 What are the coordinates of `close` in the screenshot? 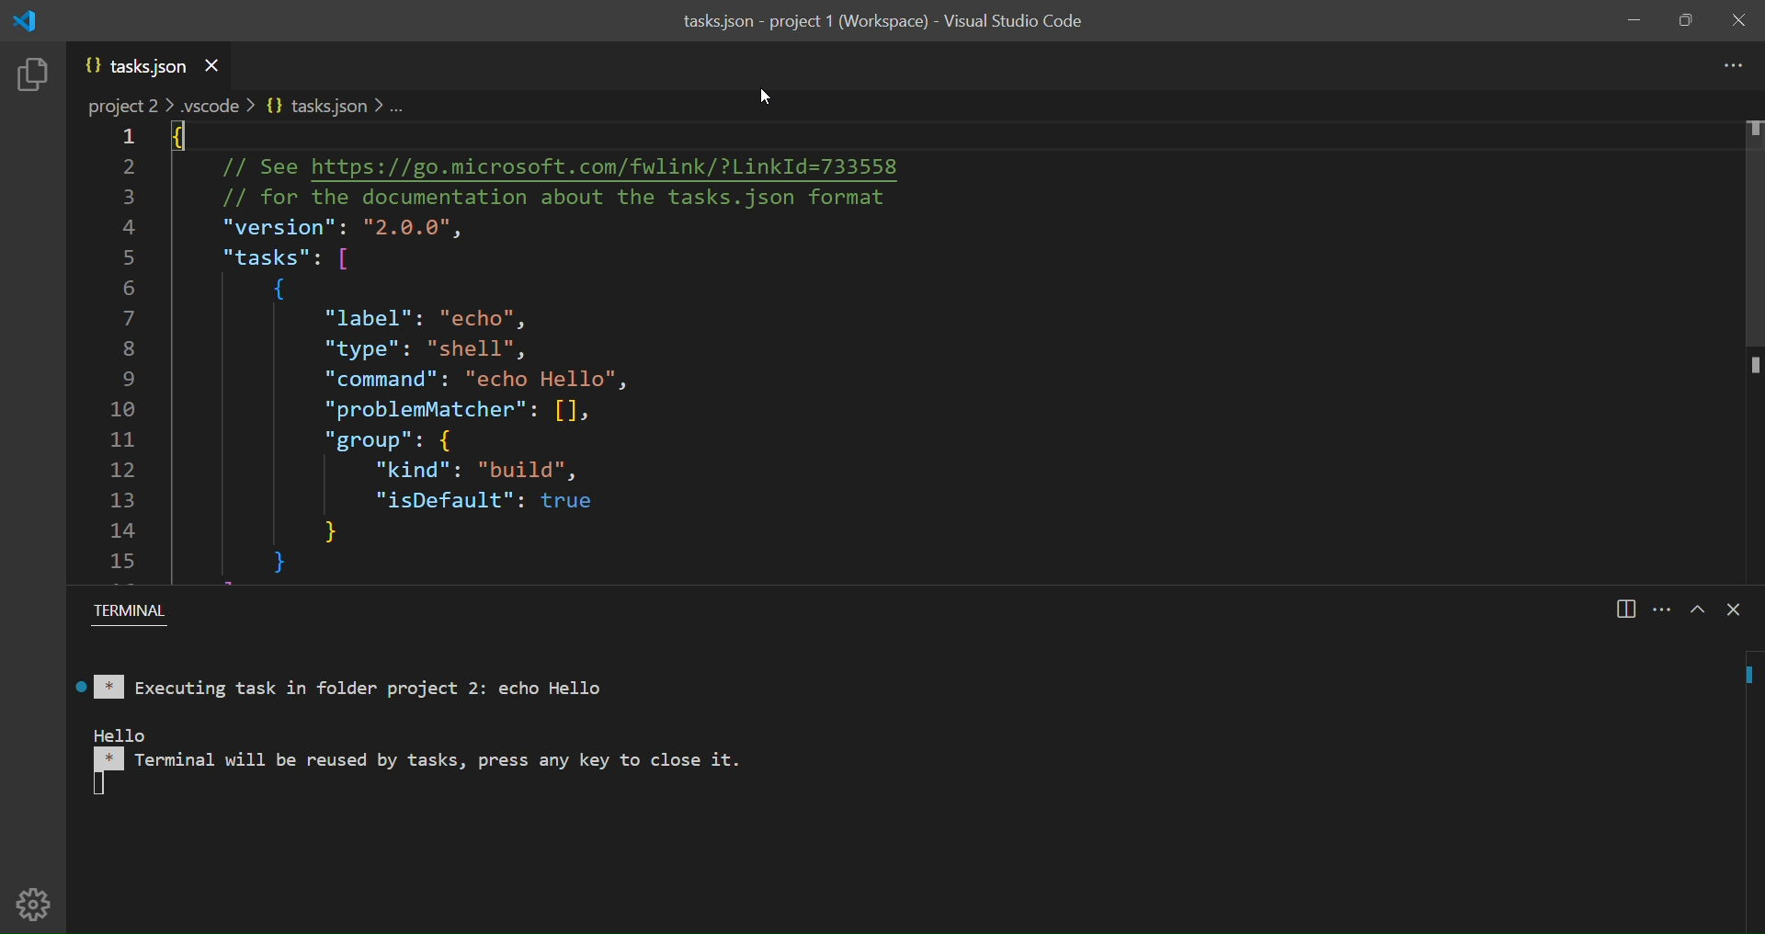 It's located at (1740, 19).